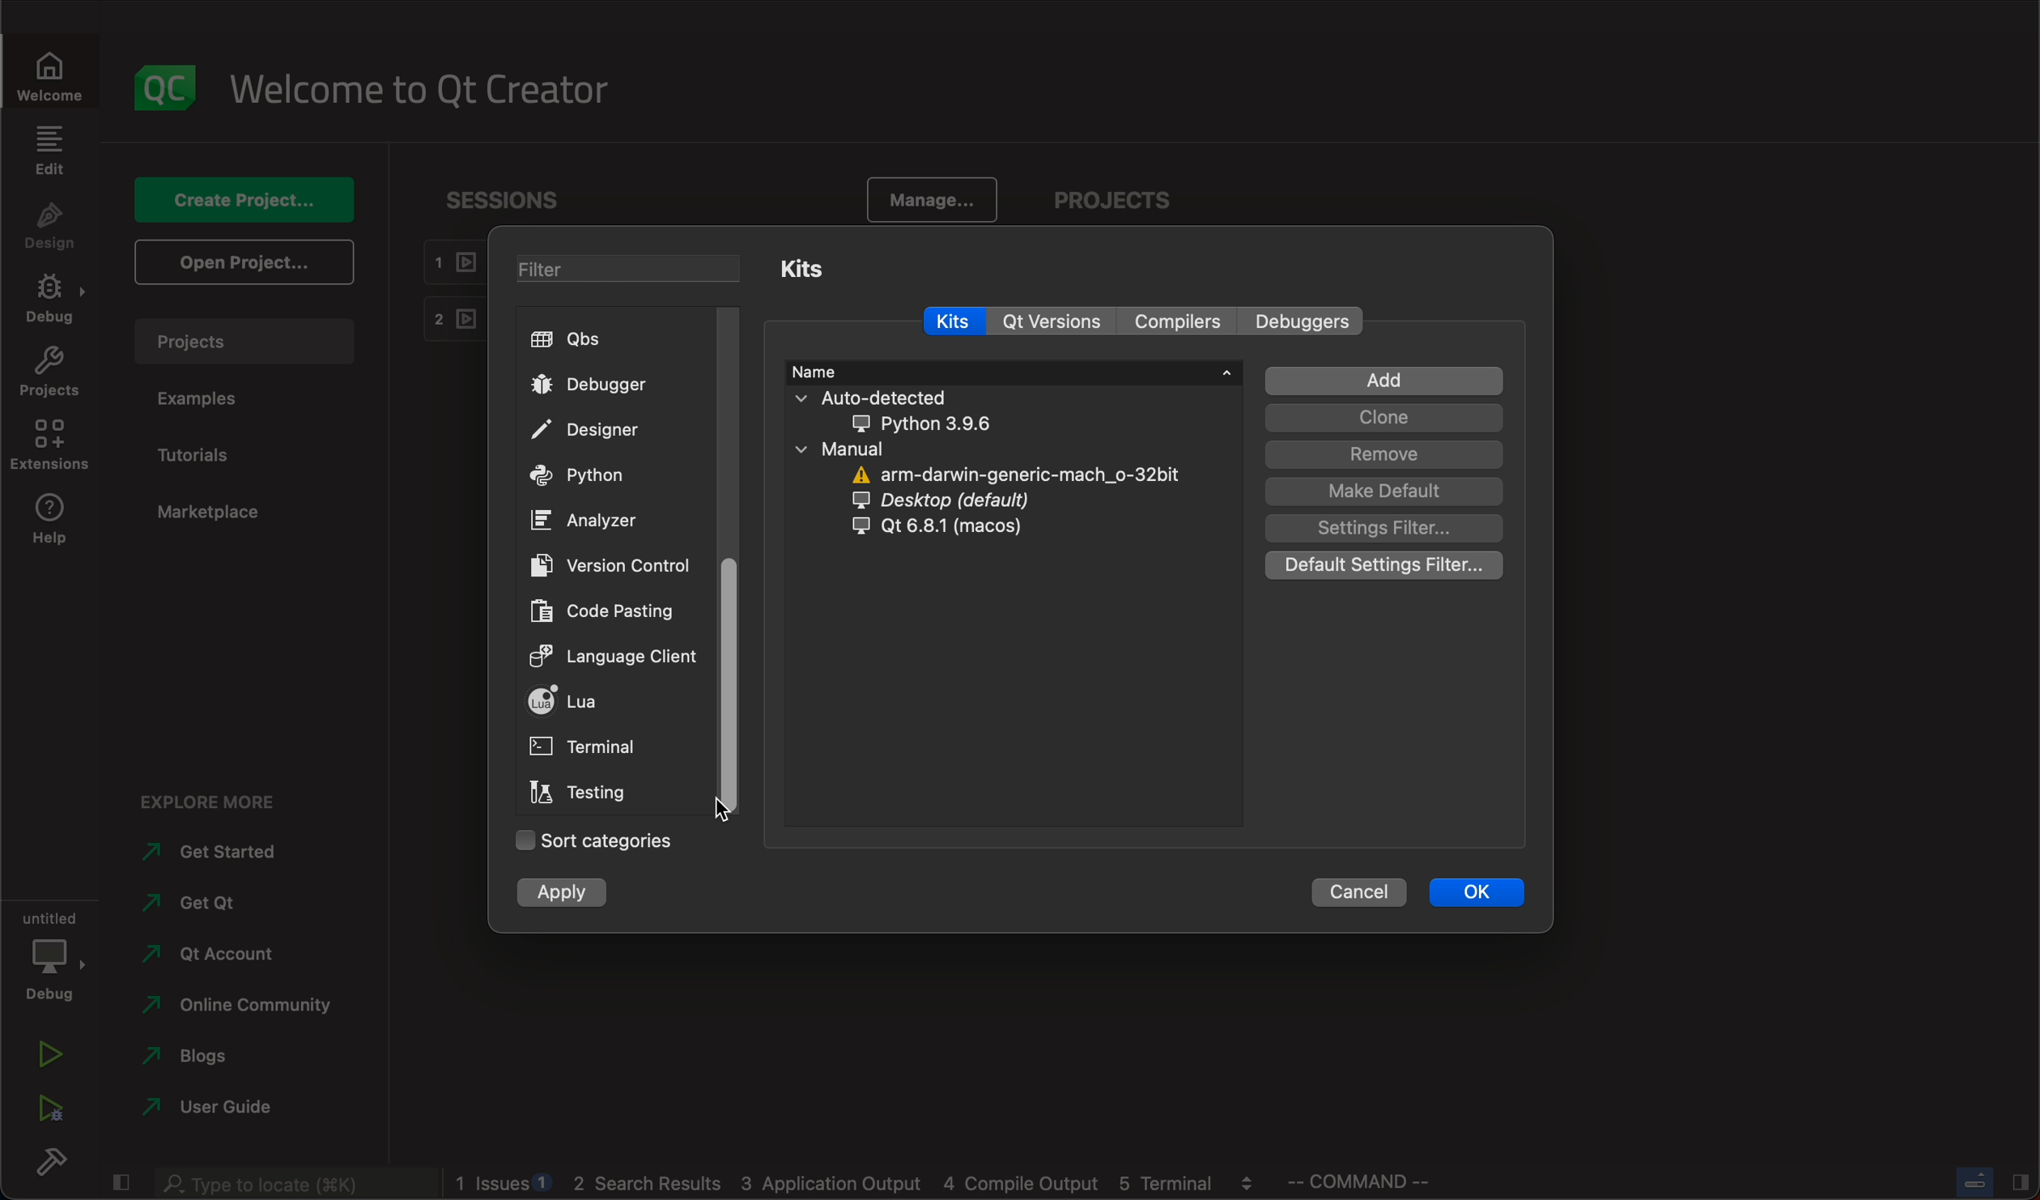  Describe the element at coordinates (593, 838) in the screenshot. I see `sort categories` at that location.